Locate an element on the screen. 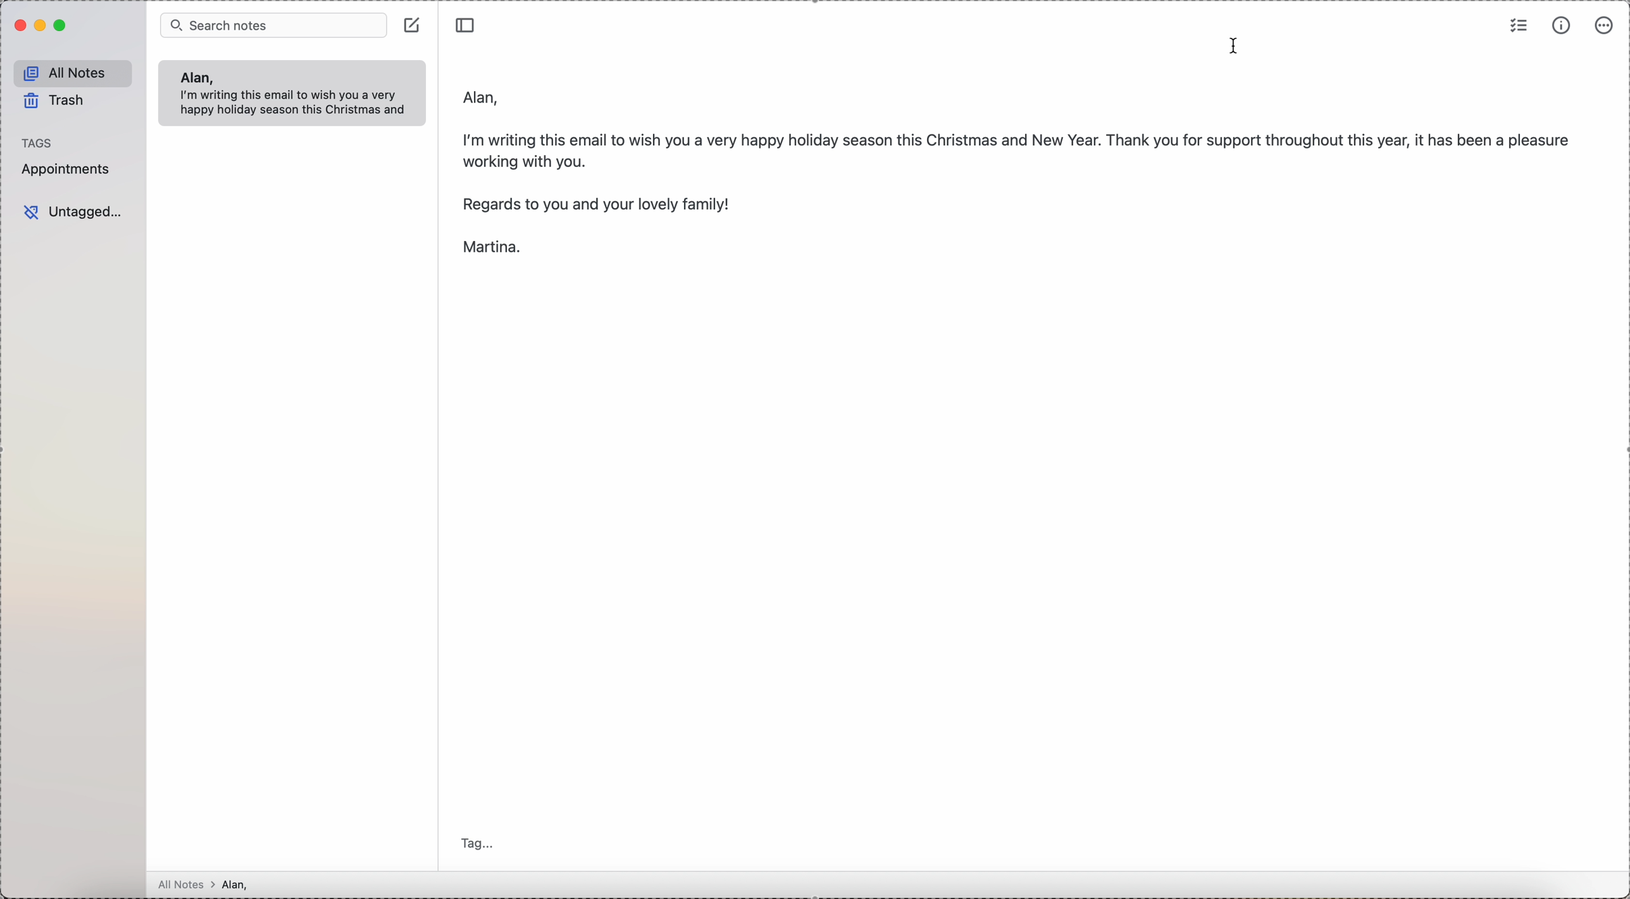 This screenshot has width=1630, height=899. tag is located at coordinates (481, 845).